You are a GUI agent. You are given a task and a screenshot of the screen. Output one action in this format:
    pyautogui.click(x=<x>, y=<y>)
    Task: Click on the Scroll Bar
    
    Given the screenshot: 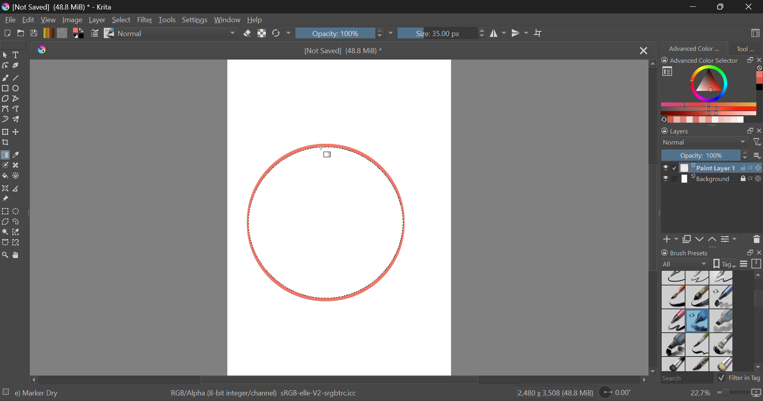 What is the action you would take?
    pyautogui.click(x=337, y=380)
    